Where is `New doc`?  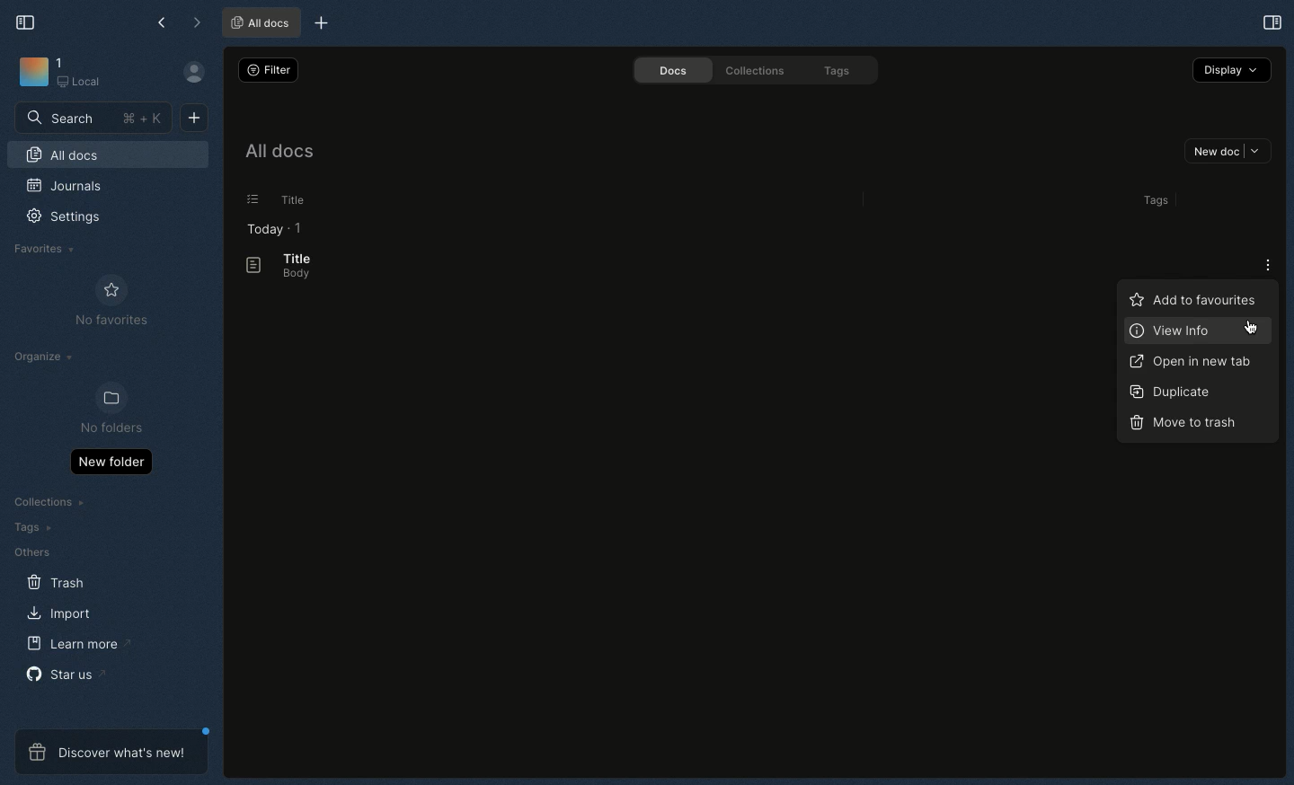 New doc is located at coordinates (194, 116).